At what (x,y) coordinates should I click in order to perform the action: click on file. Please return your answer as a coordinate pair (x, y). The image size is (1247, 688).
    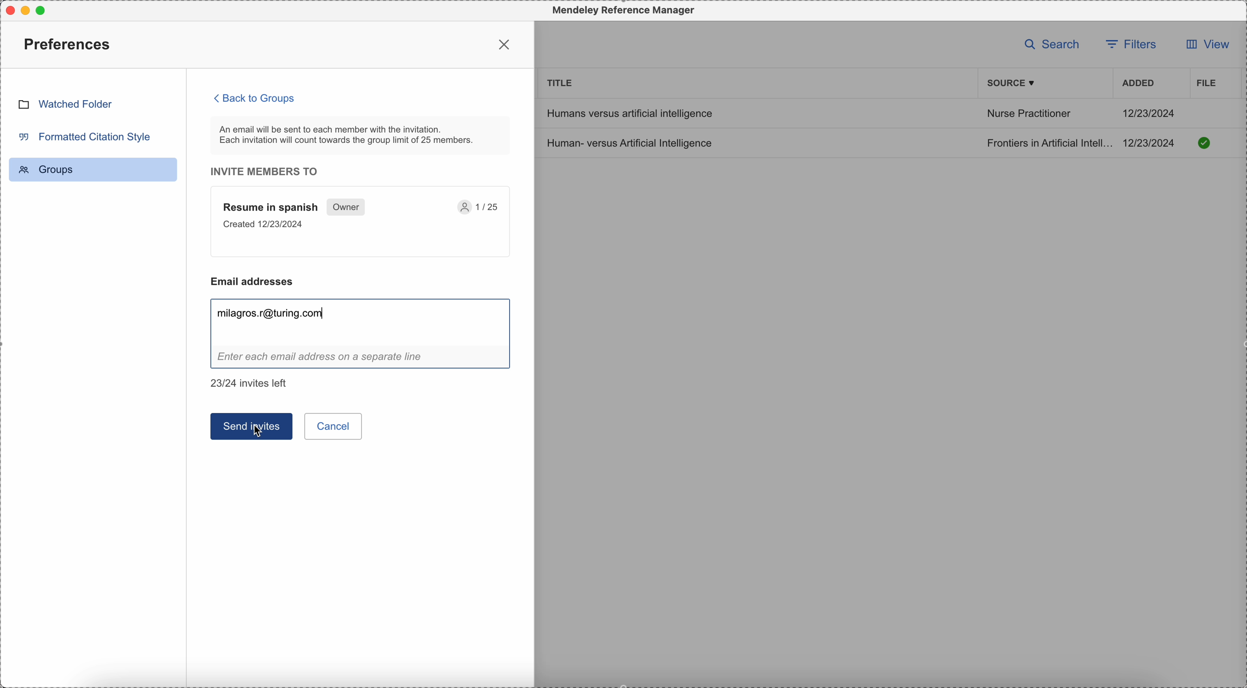
    Looking at the image, I should click on (1205, 83).